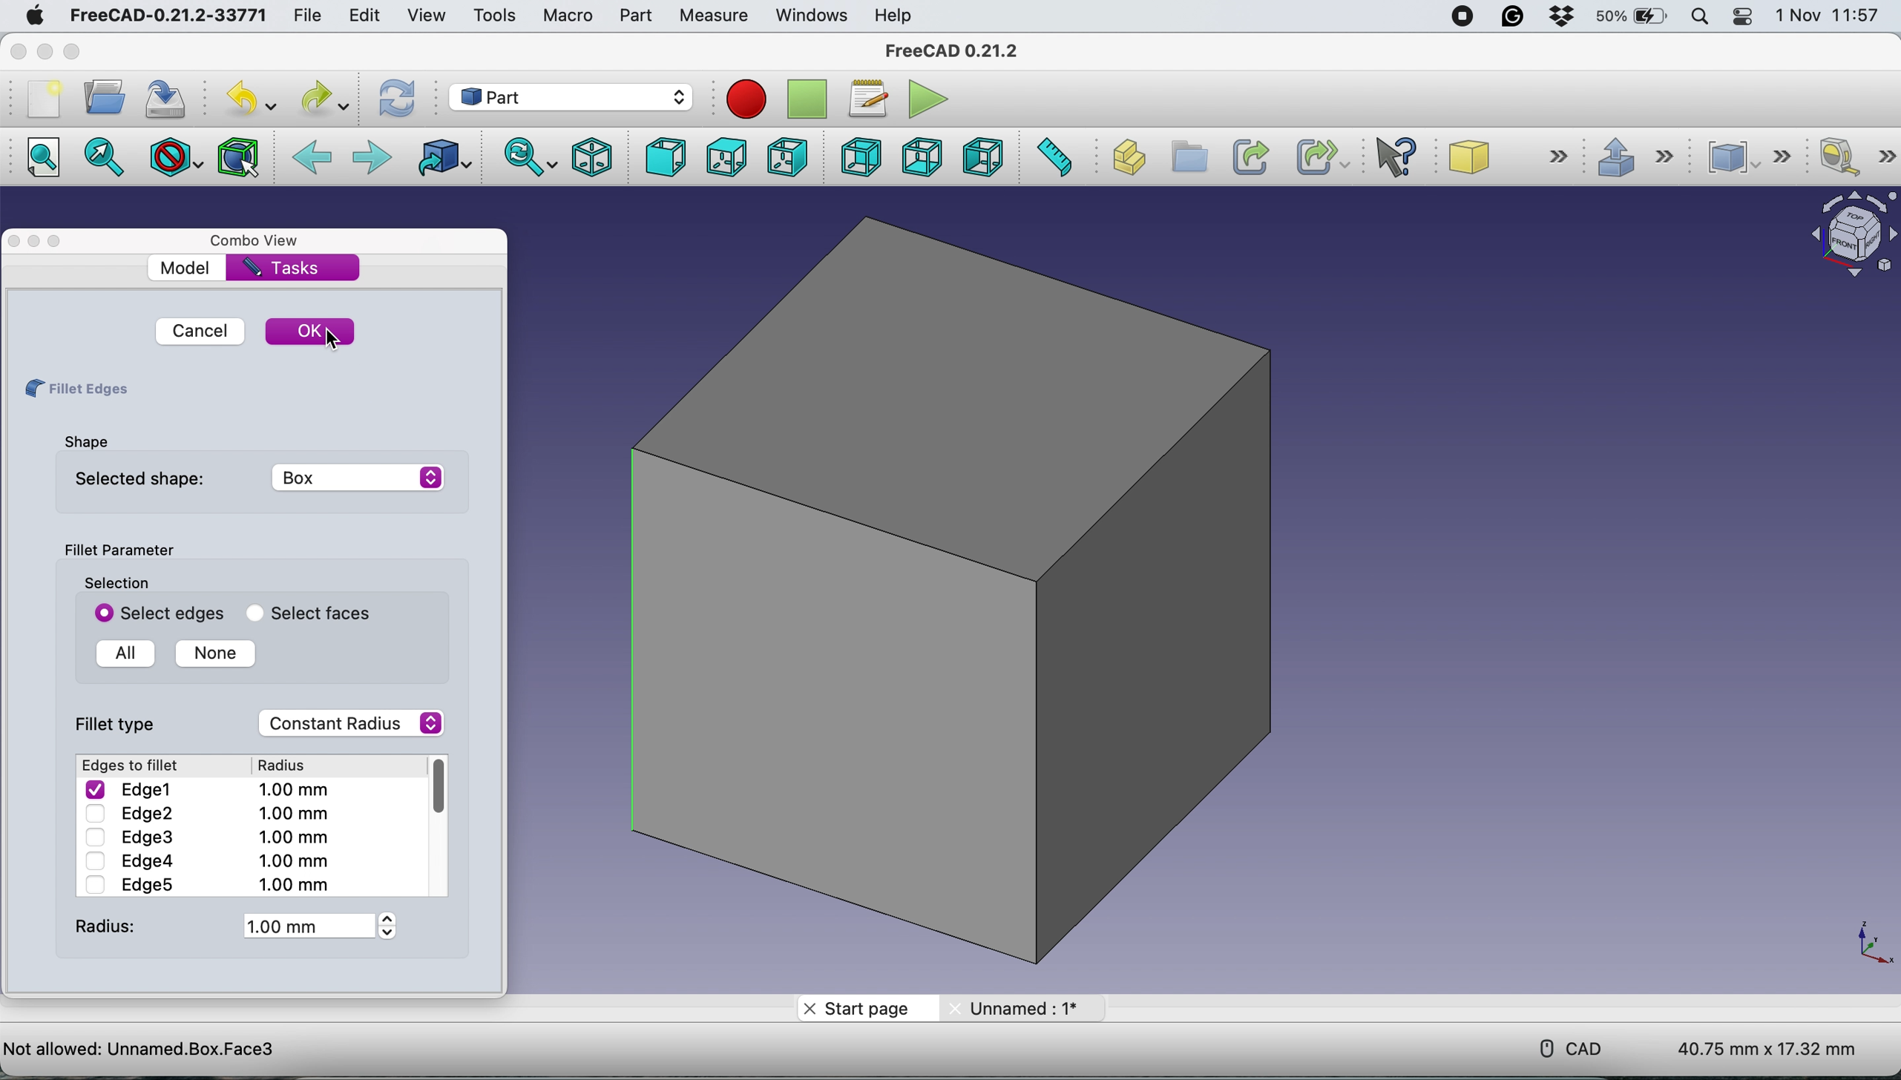  Describe the element at coordinates (177, 160) in the screenshot. I see `draw style` at that location.